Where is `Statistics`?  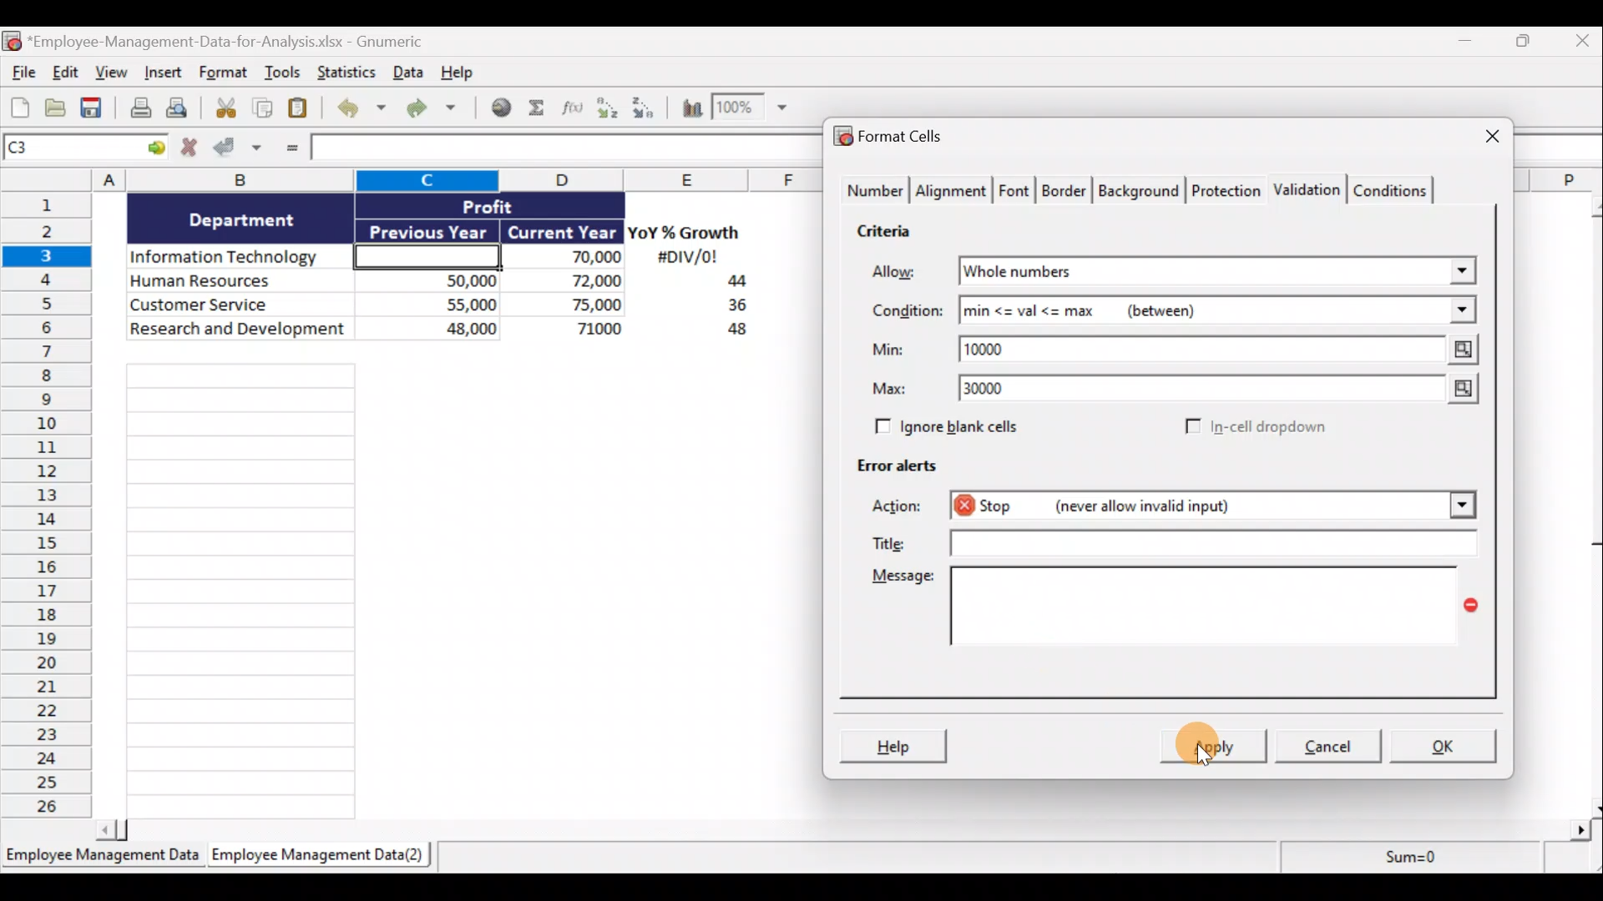
Statistics is located at coordinates (345, 72).